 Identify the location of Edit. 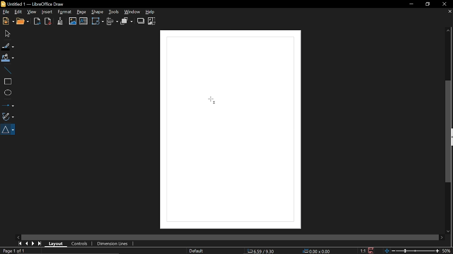
(18, 12).